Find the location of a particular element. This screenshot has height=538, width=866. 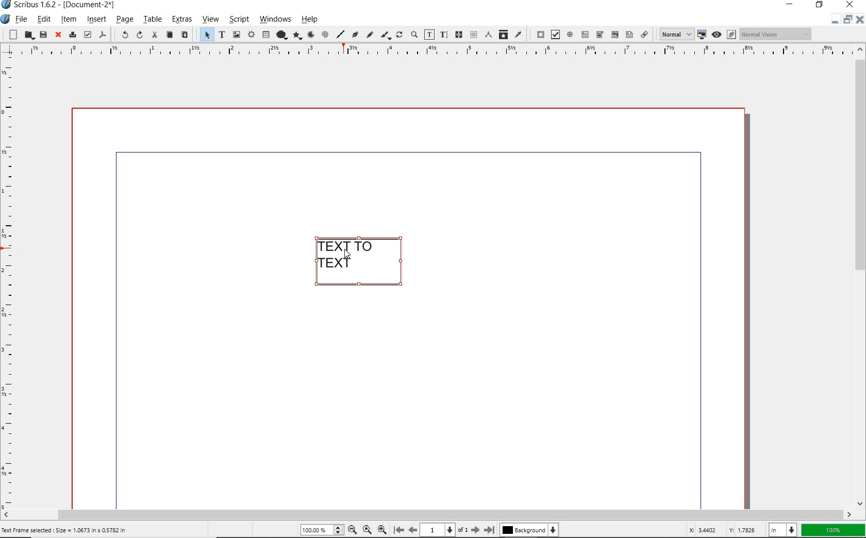

copy item properties is located at coordinates (504, 34).